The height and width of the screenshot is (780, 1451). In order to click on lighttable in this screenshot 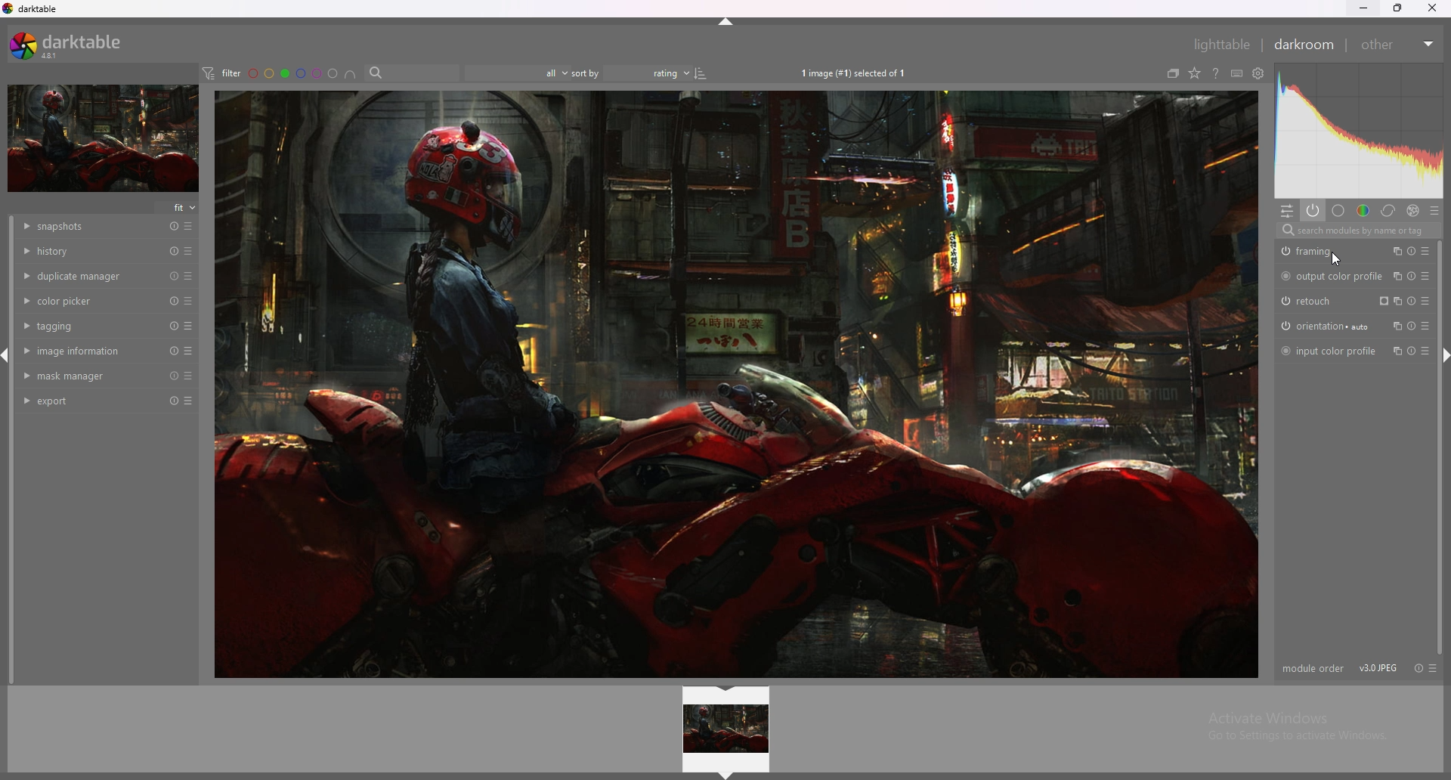, I will do `click(1214, 44)`.